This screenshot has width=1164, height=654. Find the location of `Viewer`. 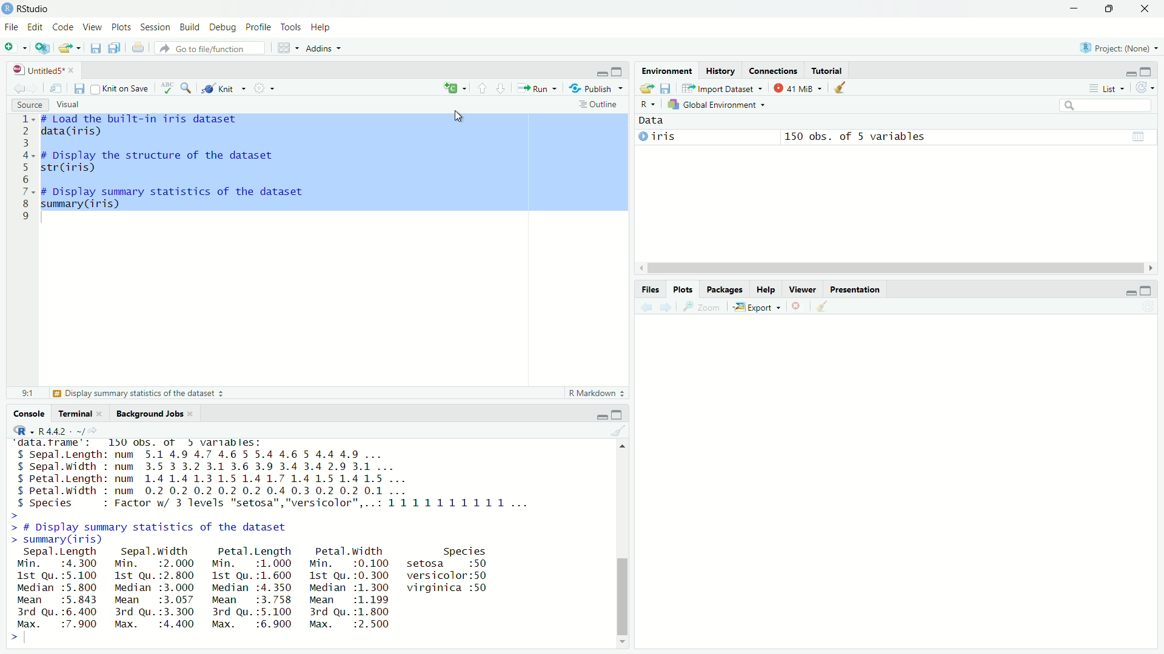

Viewer is located at coordinates (802, 288).